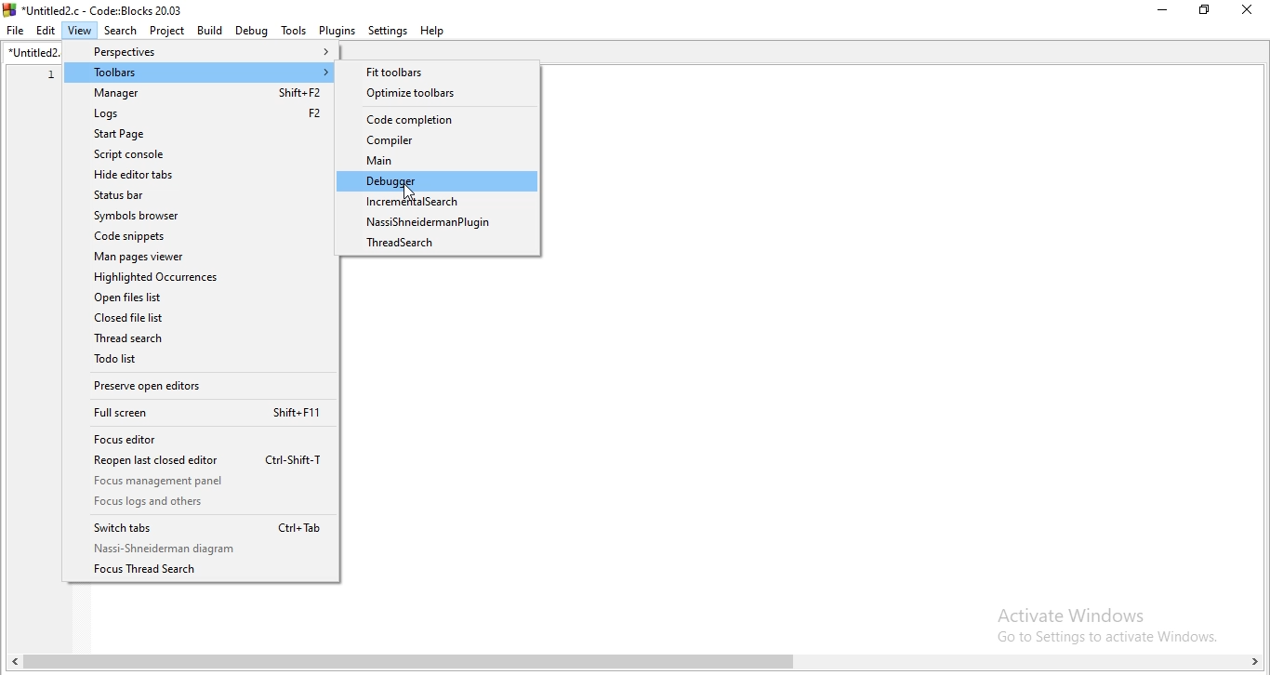 The width and height of the screenshot is (1270, 675). I want to click on View , so click(75, 32).